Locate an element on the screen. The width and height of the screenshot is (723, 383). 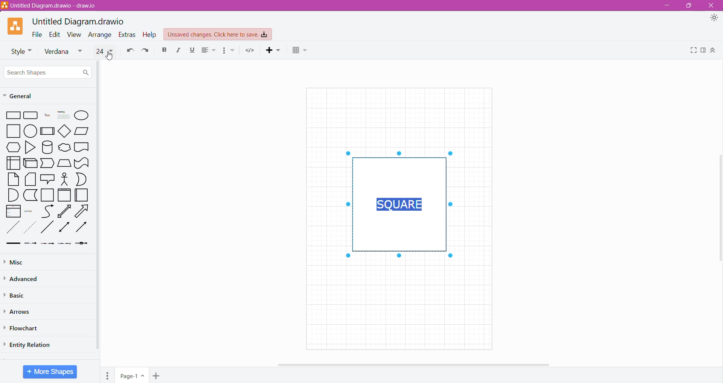
Shape with Text is located at coordinates (397, 205).